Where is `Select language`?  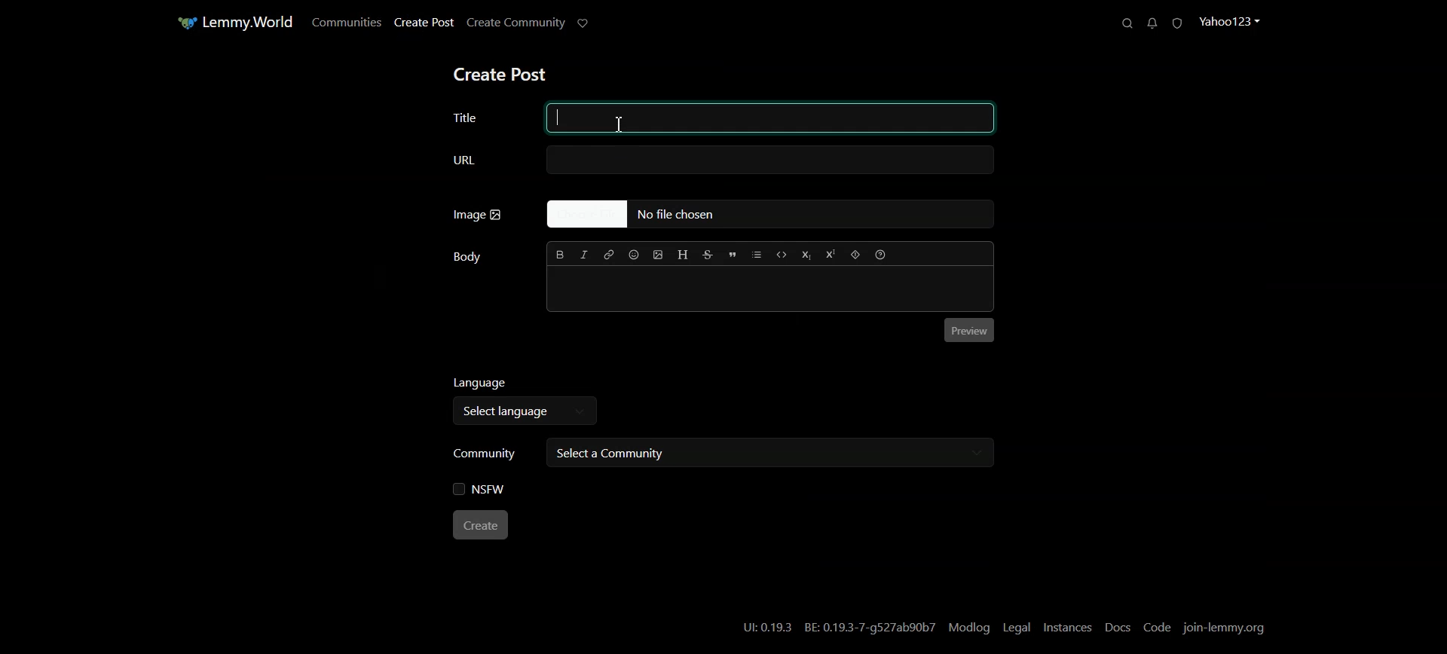
Select language is located at coordinates (519, 413).